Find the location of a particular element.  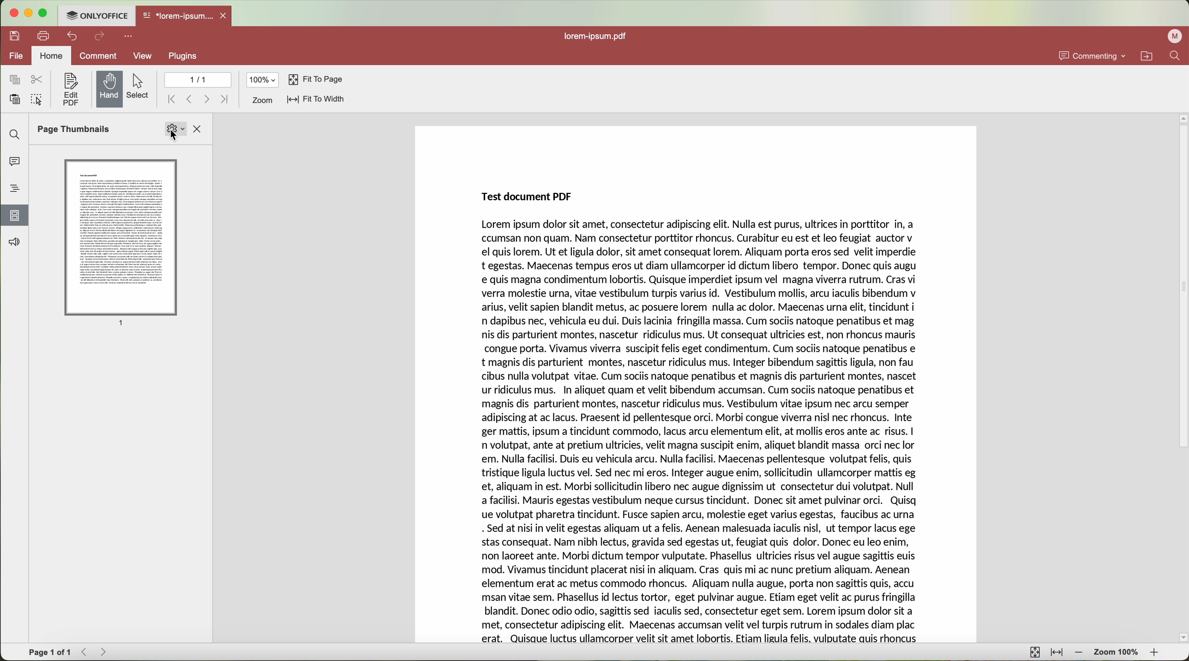

select is located at coordinates (140, 87).